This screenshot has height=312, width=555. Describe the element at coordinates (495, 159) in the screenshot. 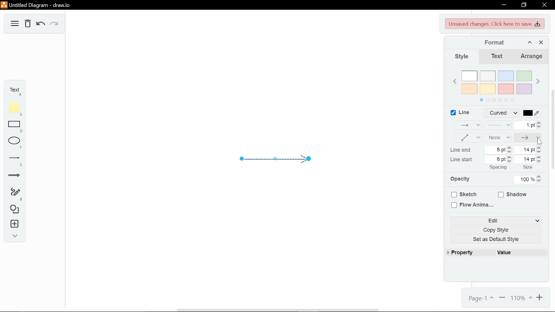

I see `Current line start spacing` at that location.